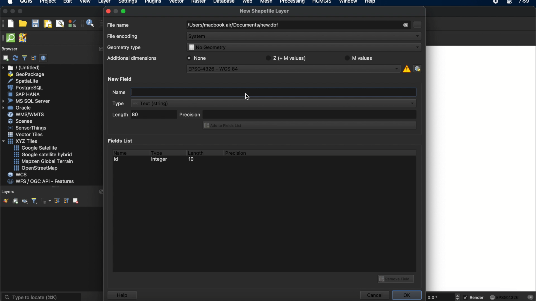 This screenshot has width=536, height=301. What do you see at coordinates (504, 297) in the screenshot?
I see `current crs` at bounding box center [504, 297].